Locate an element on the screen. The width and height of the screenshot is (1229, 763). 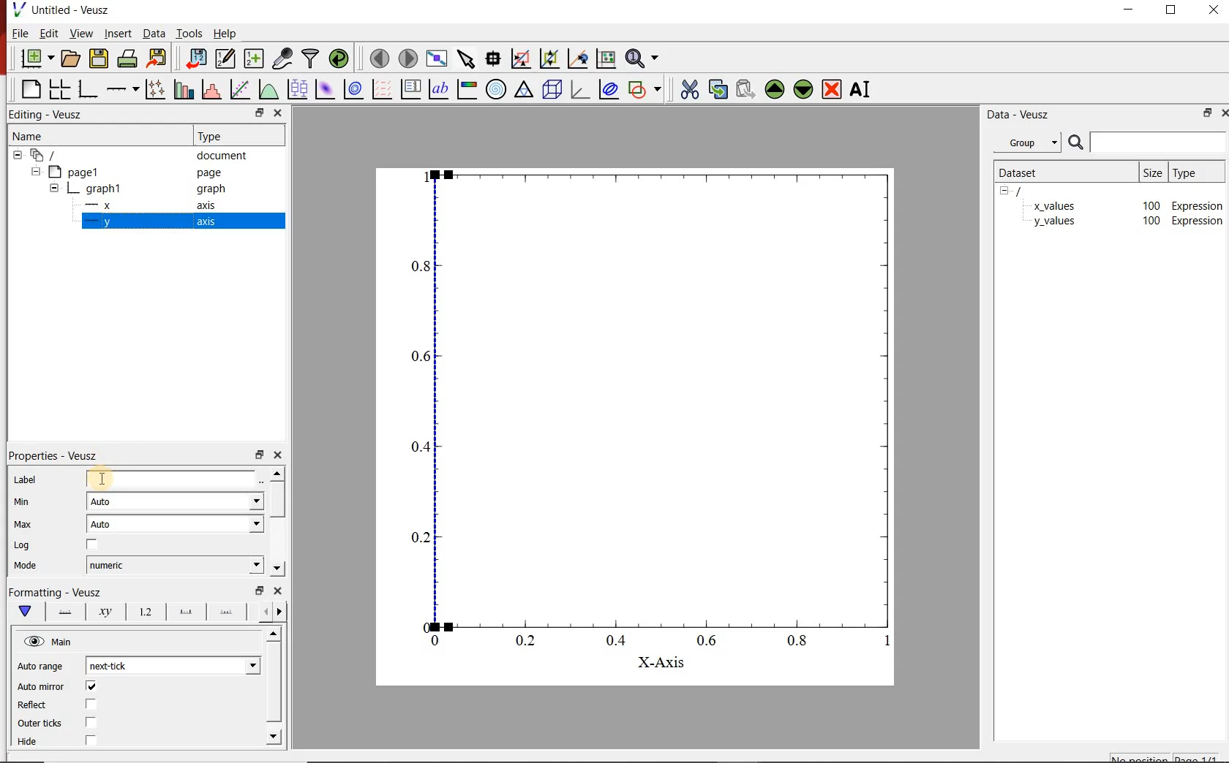
search is located at coordinates (1074, 143).